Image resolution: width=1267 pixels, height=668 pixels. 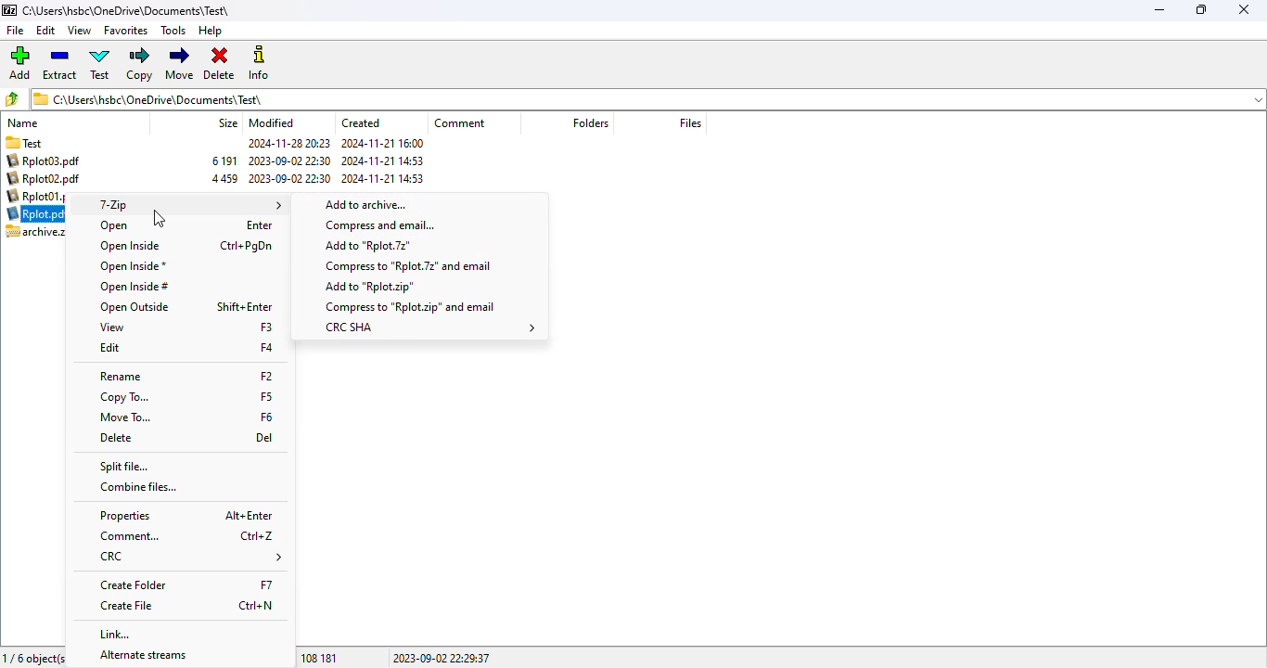 What do you see at coordinates (369, 245) in the screenshot?
I see `add to .7z file` at bounding box center [369, 245].